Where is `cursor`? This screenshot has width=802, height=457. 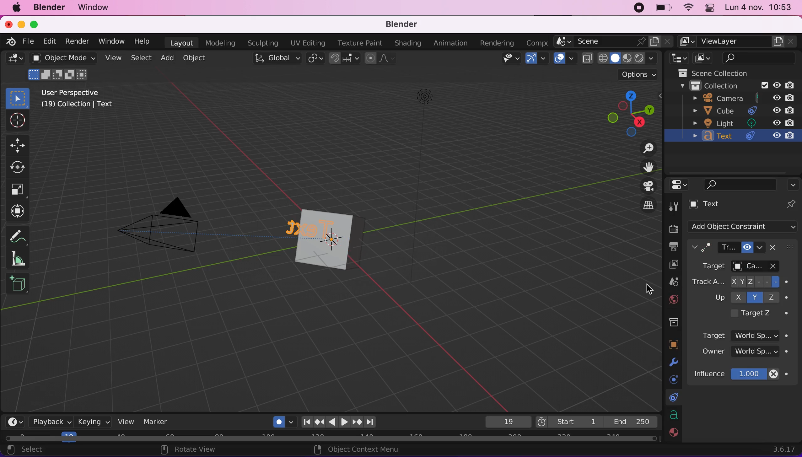
cursor is located at coordinates (16, 121).